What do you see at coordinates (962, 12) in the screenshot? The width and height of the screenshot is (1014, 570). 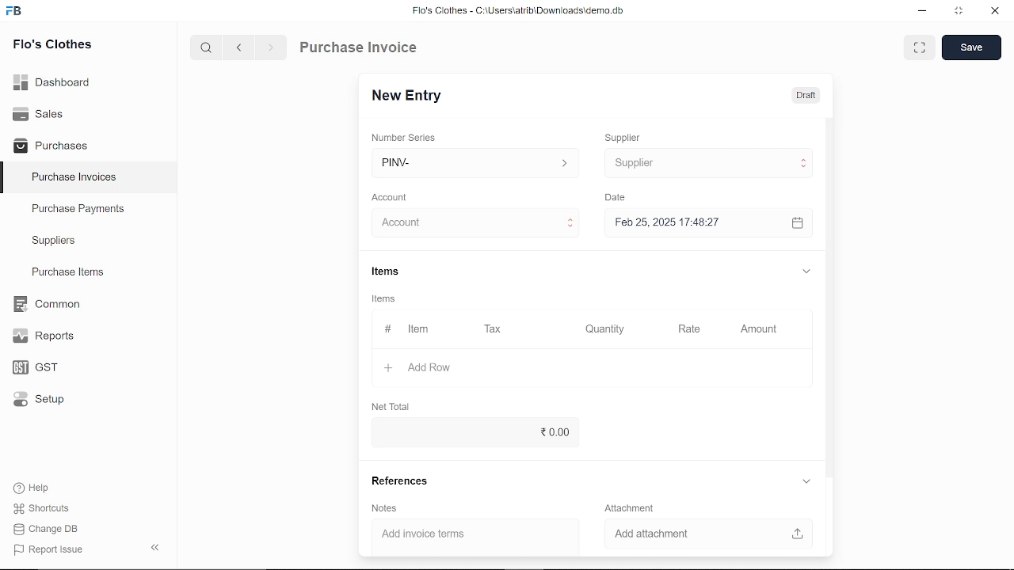 I see `restore down` at bounding box center [962, 12].